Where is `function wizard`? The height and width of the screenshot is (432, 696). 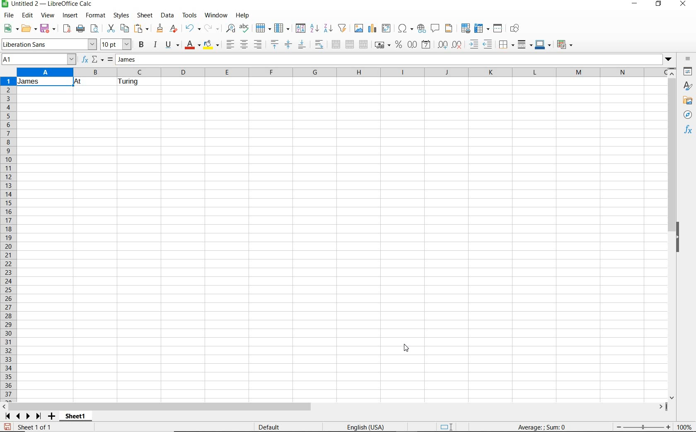
function wizard is located at coordinates (86, 60).